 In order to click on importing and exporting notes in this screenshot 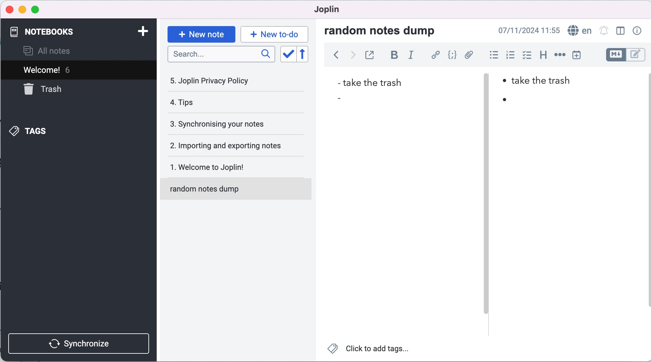, I will do `click(230, 145)`.